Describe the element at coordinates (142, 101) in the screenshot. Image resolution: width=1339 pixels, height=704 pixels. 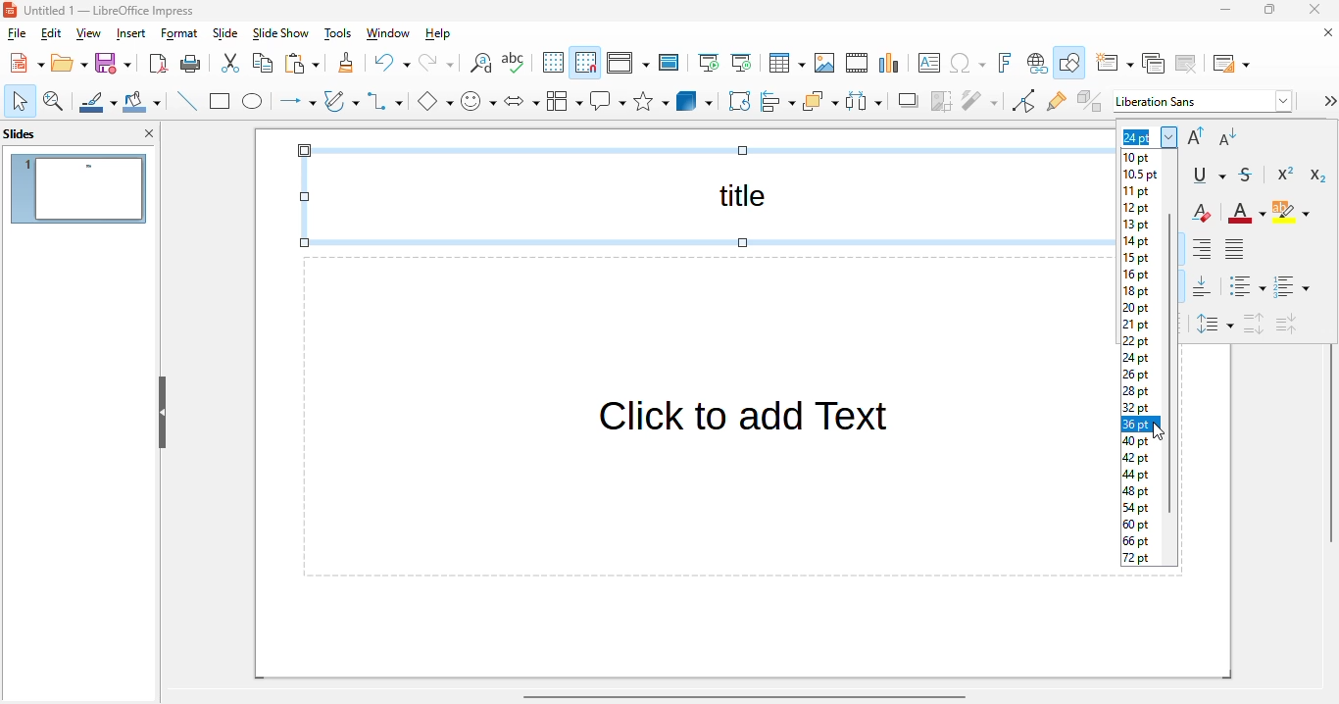
I see `fill color` at that location.